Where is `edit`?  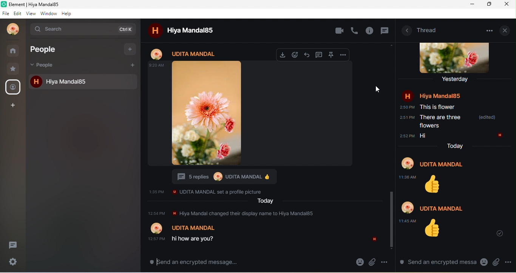
edit is located at coordinates (18, 13).